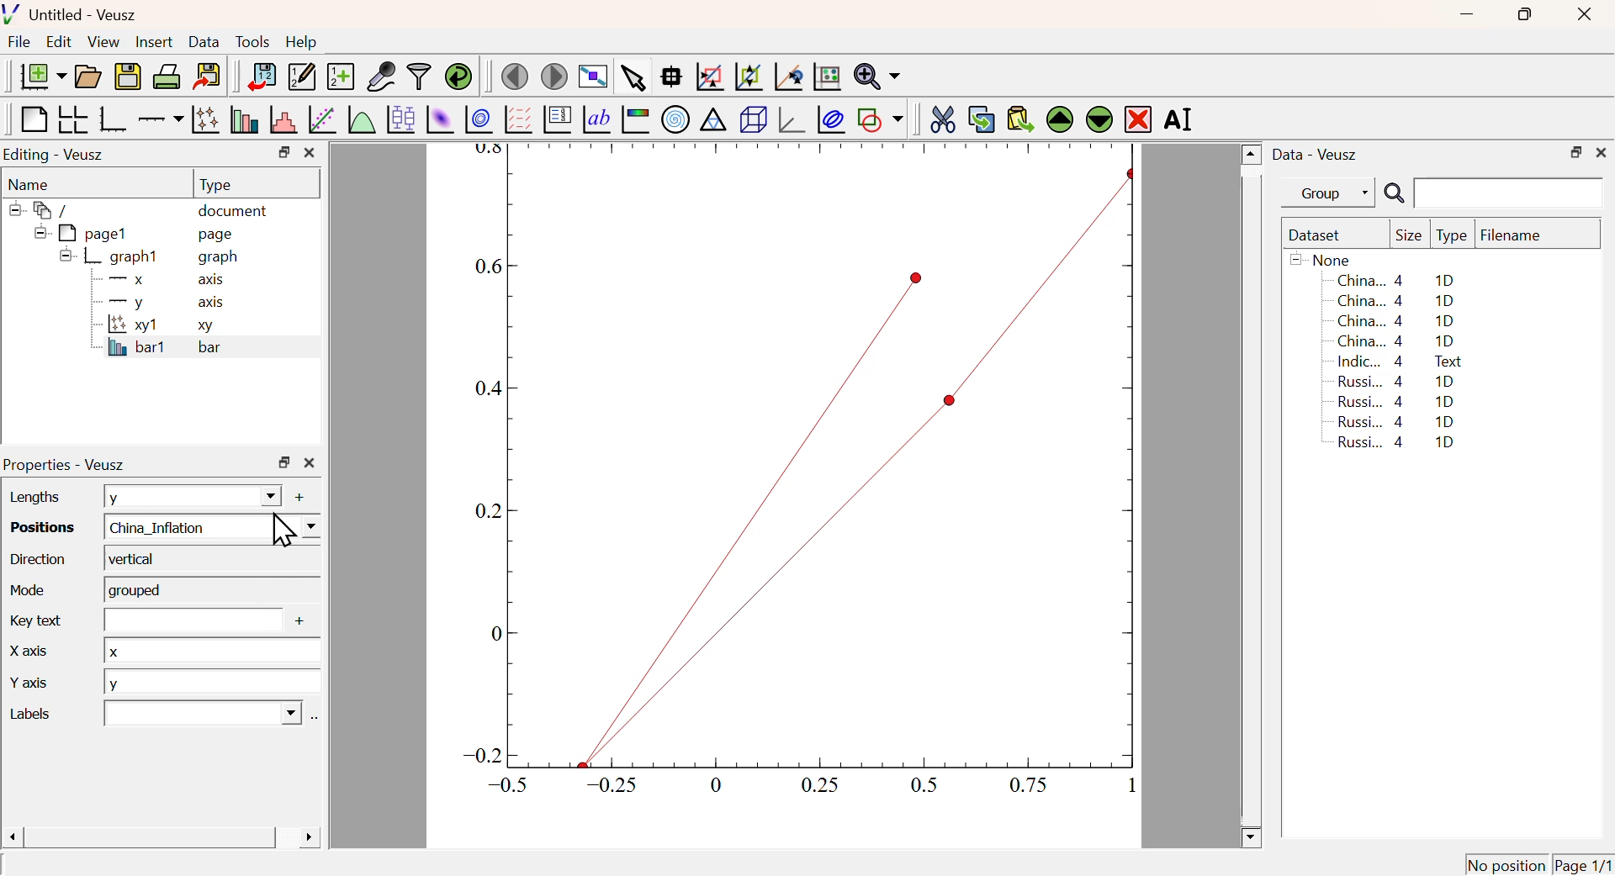 The height and width of the screenshot is (876, 1615). Describe the element at coordinates (1333, 194) in the screenshot. I see `Group` at that location.